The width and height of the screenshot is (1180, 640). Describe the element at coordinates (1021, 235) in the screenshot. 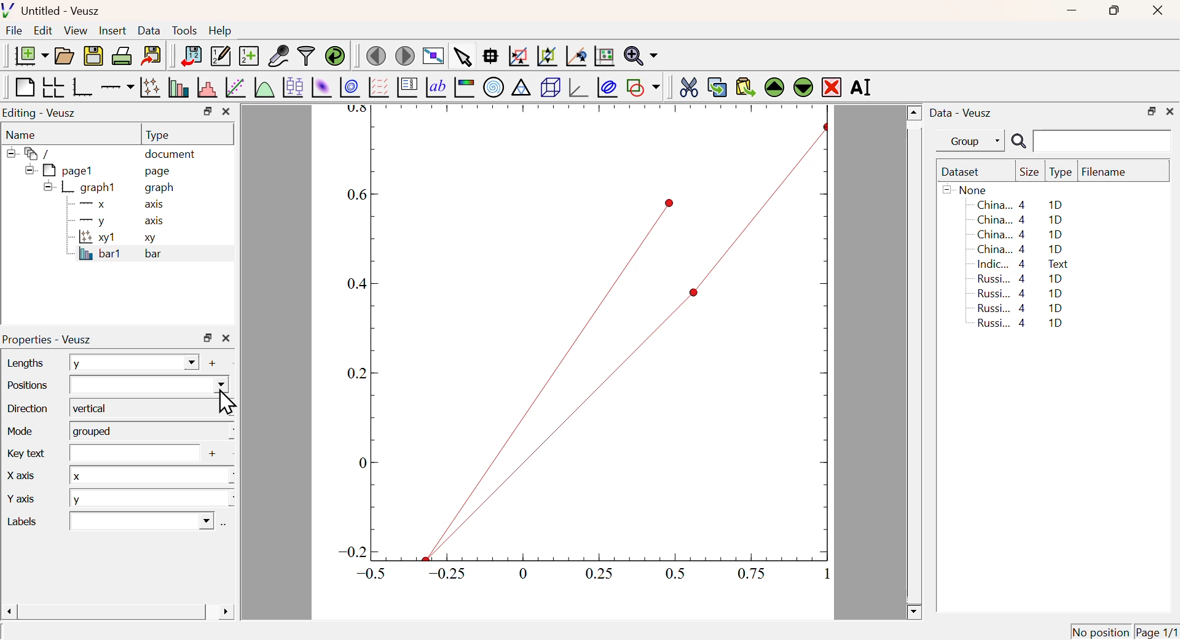

I see `China... 4 1D` at that location.